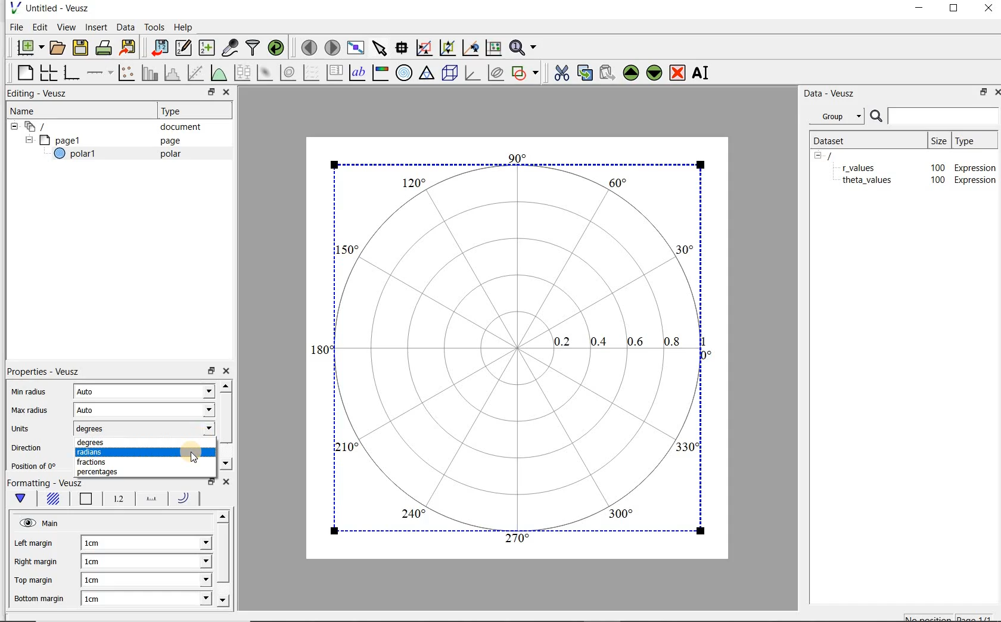 This screenshot has height=622, width=1001. Describe the element at coordinates (207, 48) in the screenshot. I see `create new datasets using ranges, parametrically or as functions of existing datasets` at that location.